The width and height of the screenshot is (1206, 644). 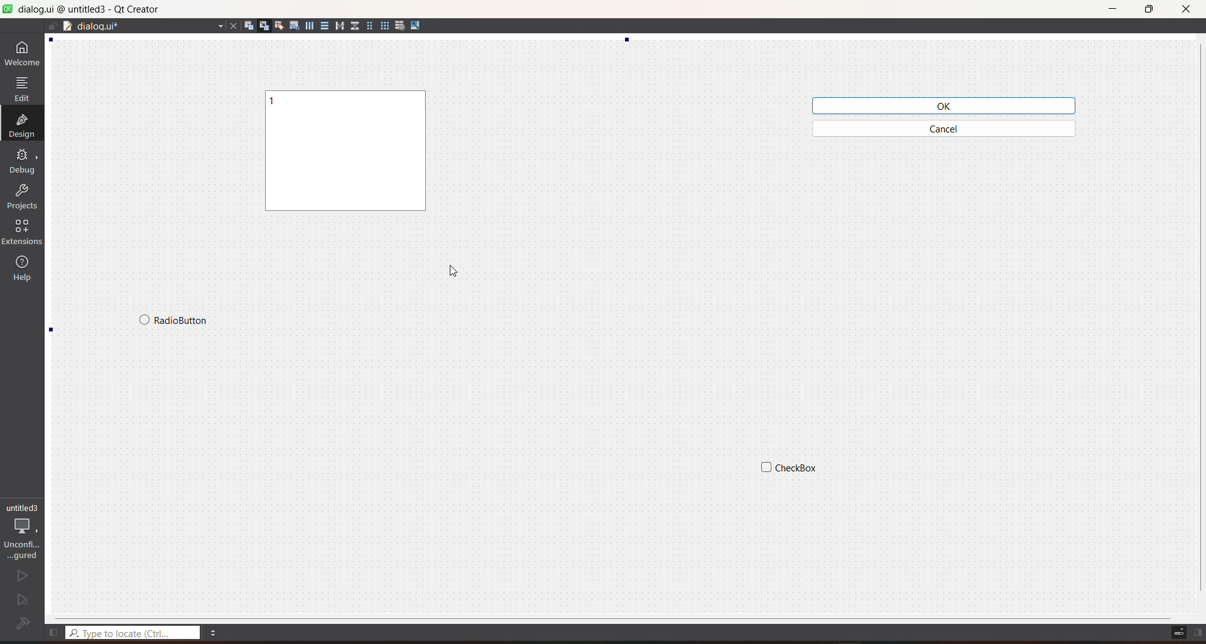 I want to click on widget, so click(x=945, y=120).